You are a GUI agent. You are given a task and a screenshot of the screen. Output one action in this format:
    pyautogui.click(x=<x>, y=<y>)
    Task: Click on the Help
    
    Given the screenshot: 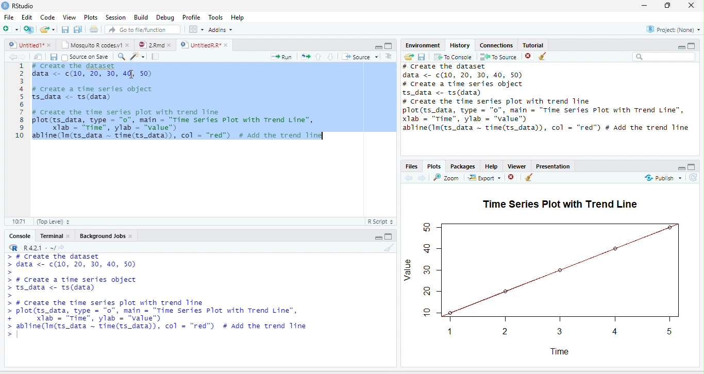 What is the action you would take?
    pyautogui.click(x=492, y=166)
    